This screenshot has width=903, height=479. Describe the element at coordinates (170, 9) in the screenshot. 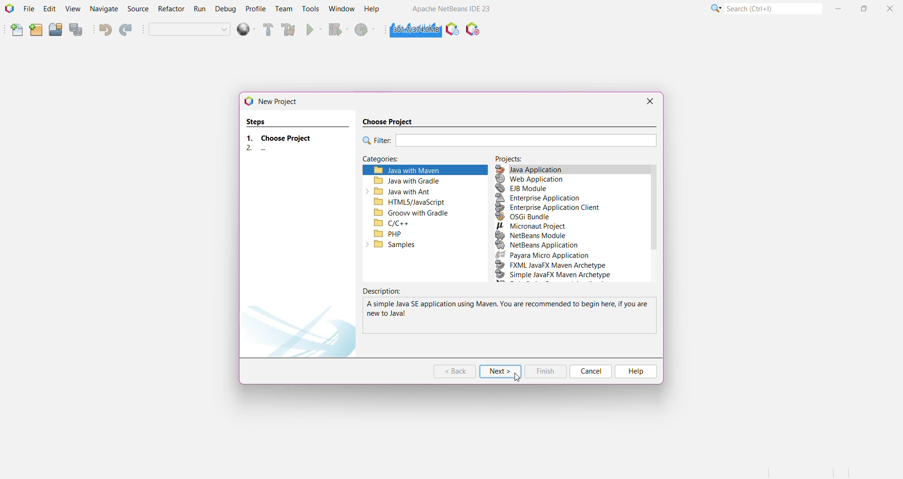

I see `Refractor` at that location.